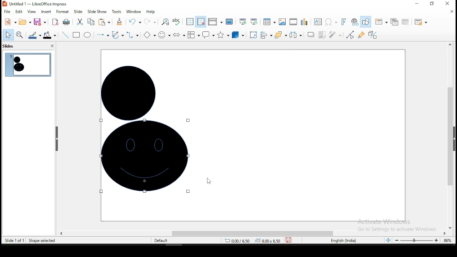 The image size is (457, 257). I want to click on redo, so click(151, 22).